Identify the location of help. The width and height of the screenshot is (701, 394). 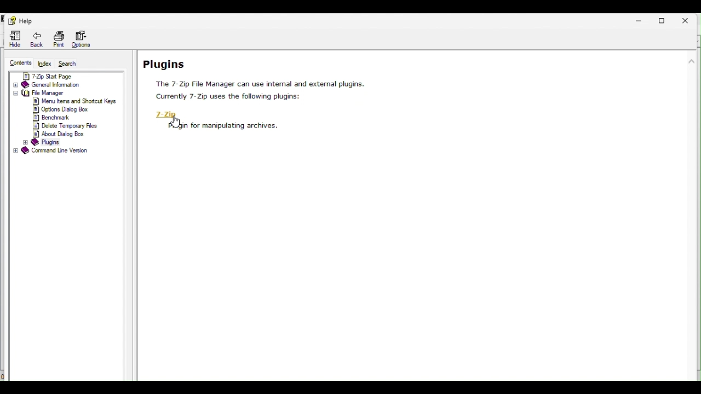
(19, 19).